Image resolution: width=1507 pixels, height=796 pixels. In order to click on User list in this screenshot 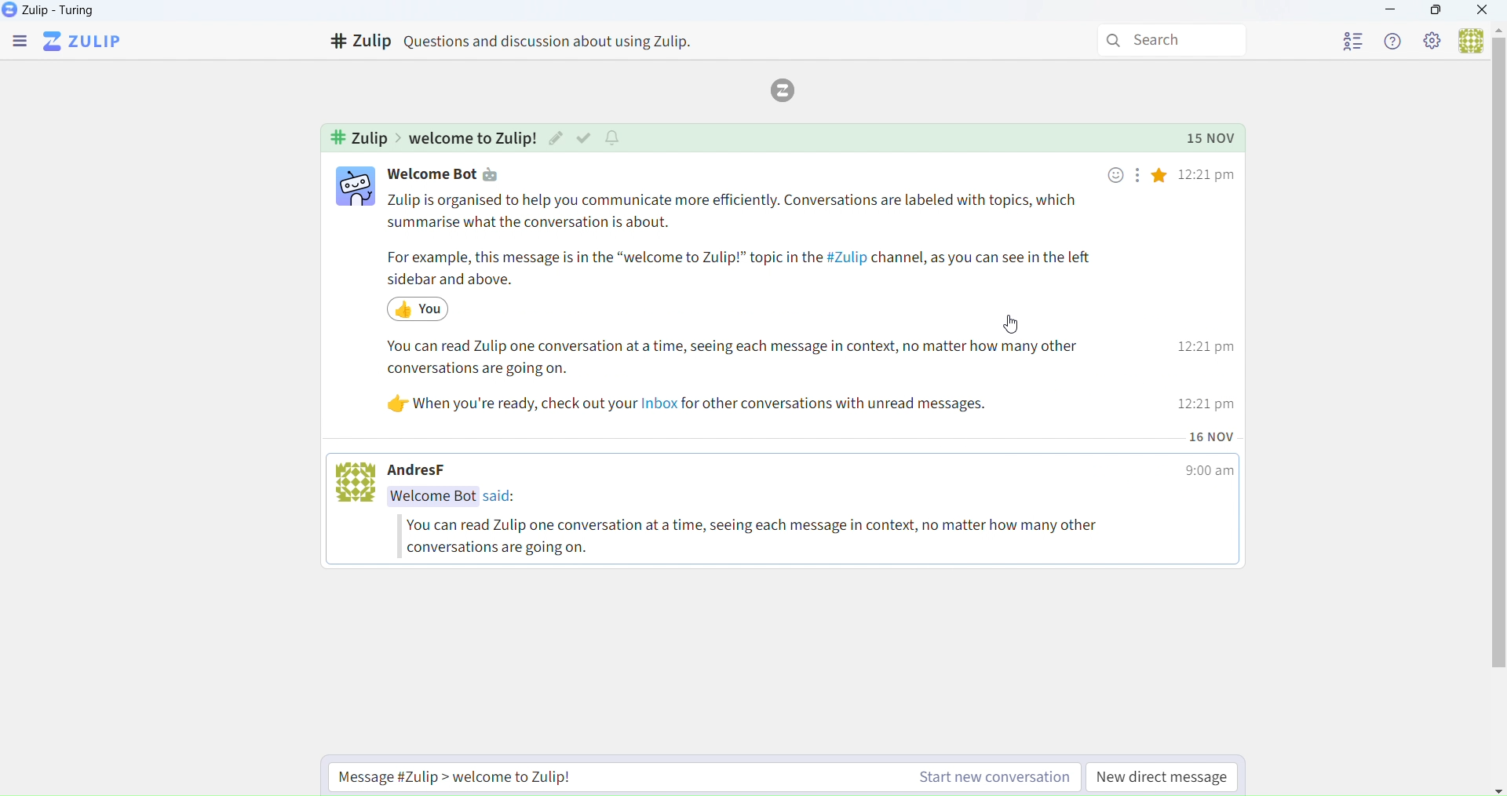, I will do `click(1337, 42)`.